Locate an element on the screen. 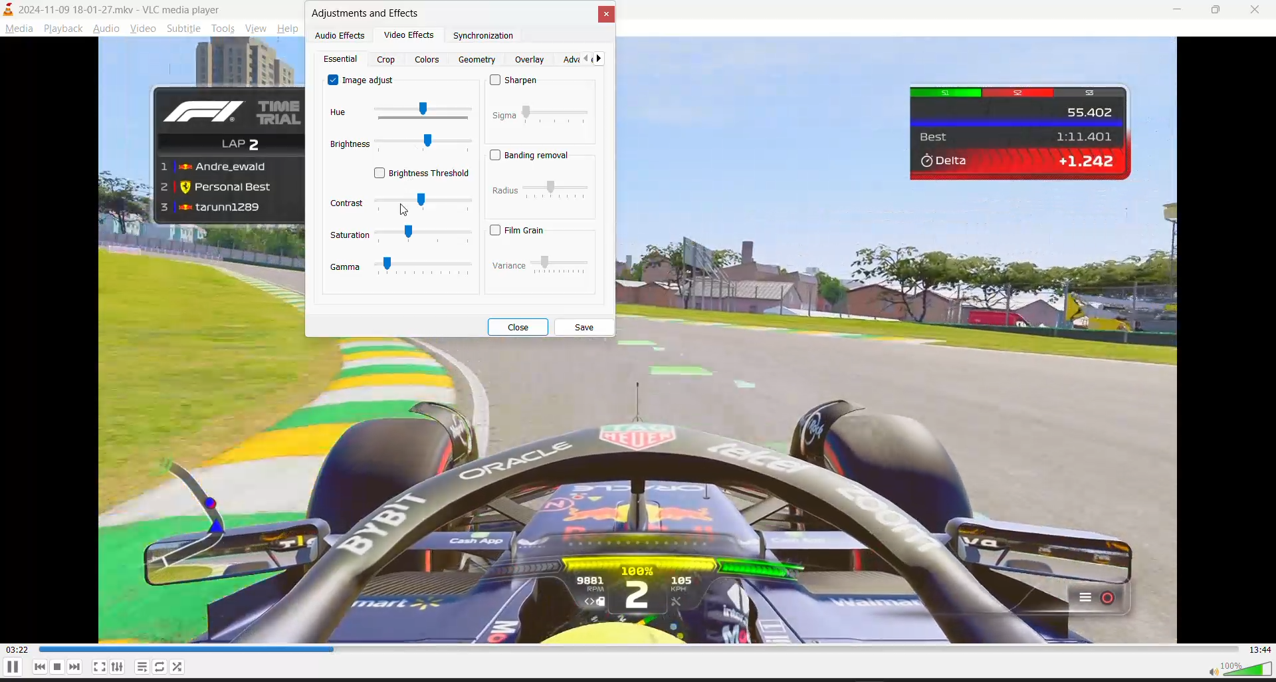 This screenshot has height=682, width=1276. total track  time is located at coordinates (1261, 649).